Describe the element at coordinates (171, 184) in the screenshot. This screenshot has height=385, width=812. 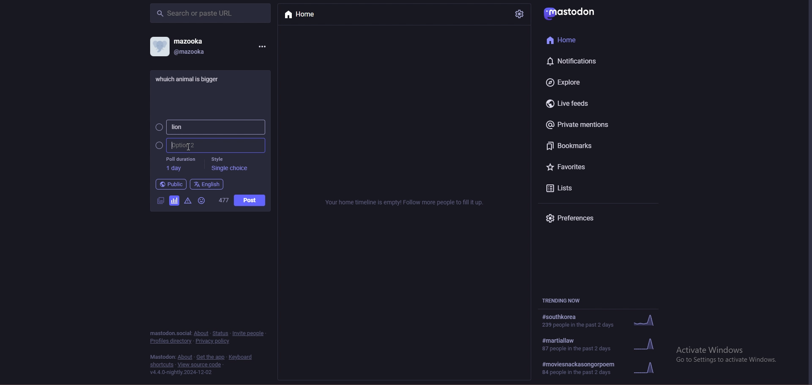
I see `public` at that location.